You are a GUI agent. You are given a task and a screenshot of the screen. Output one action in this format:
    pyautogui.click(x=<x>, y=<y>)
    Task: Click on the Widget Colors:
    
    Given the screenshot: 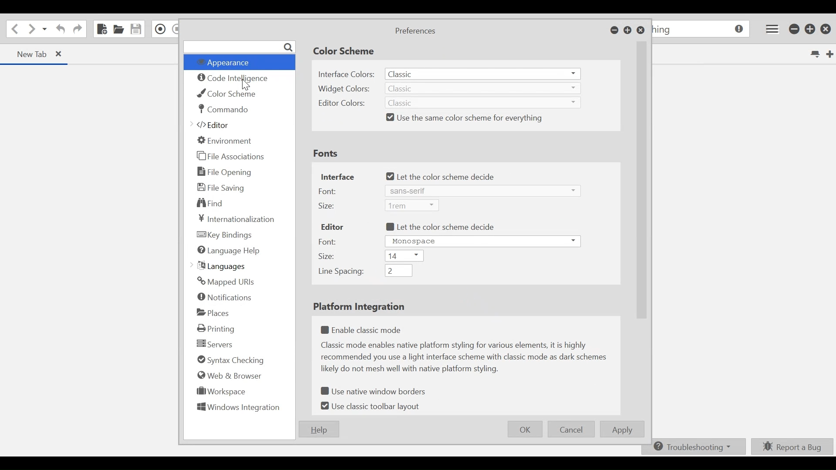 What is the action you would take?
    pyautogui.click(x=345, y=88)
    